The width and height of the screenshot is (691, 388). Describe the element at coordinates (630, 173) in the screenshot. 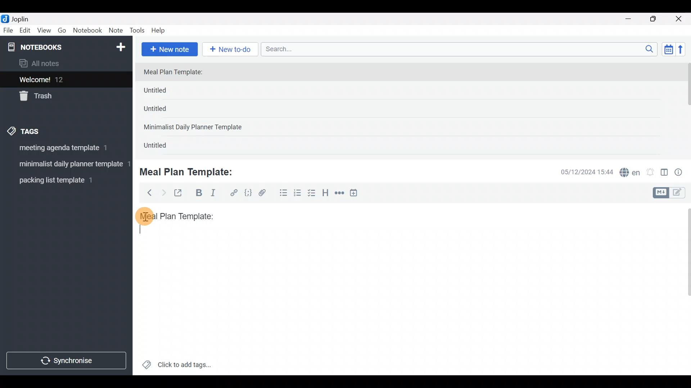

I see `Spelling` at that location.